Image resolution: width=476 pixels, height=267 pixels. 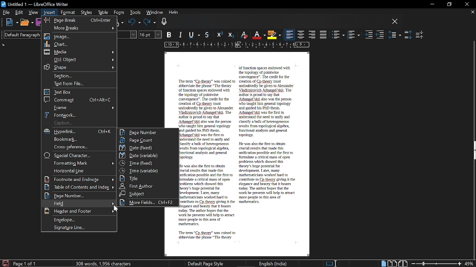 I want to click on Redo, so click(x=150, y=23).